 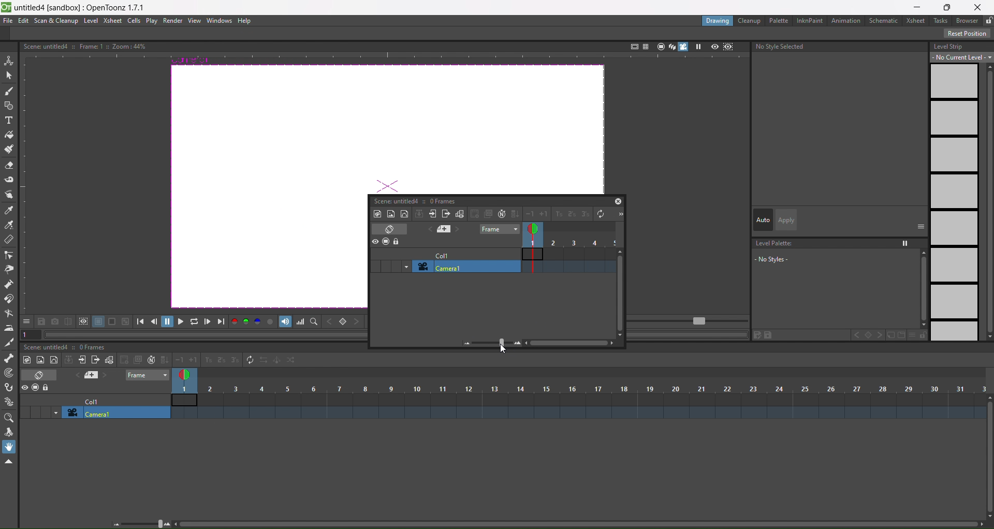 What do you see at coordinates (117, 413) in the screenshot?
I see `camera1` at bounding box center [117, 413].